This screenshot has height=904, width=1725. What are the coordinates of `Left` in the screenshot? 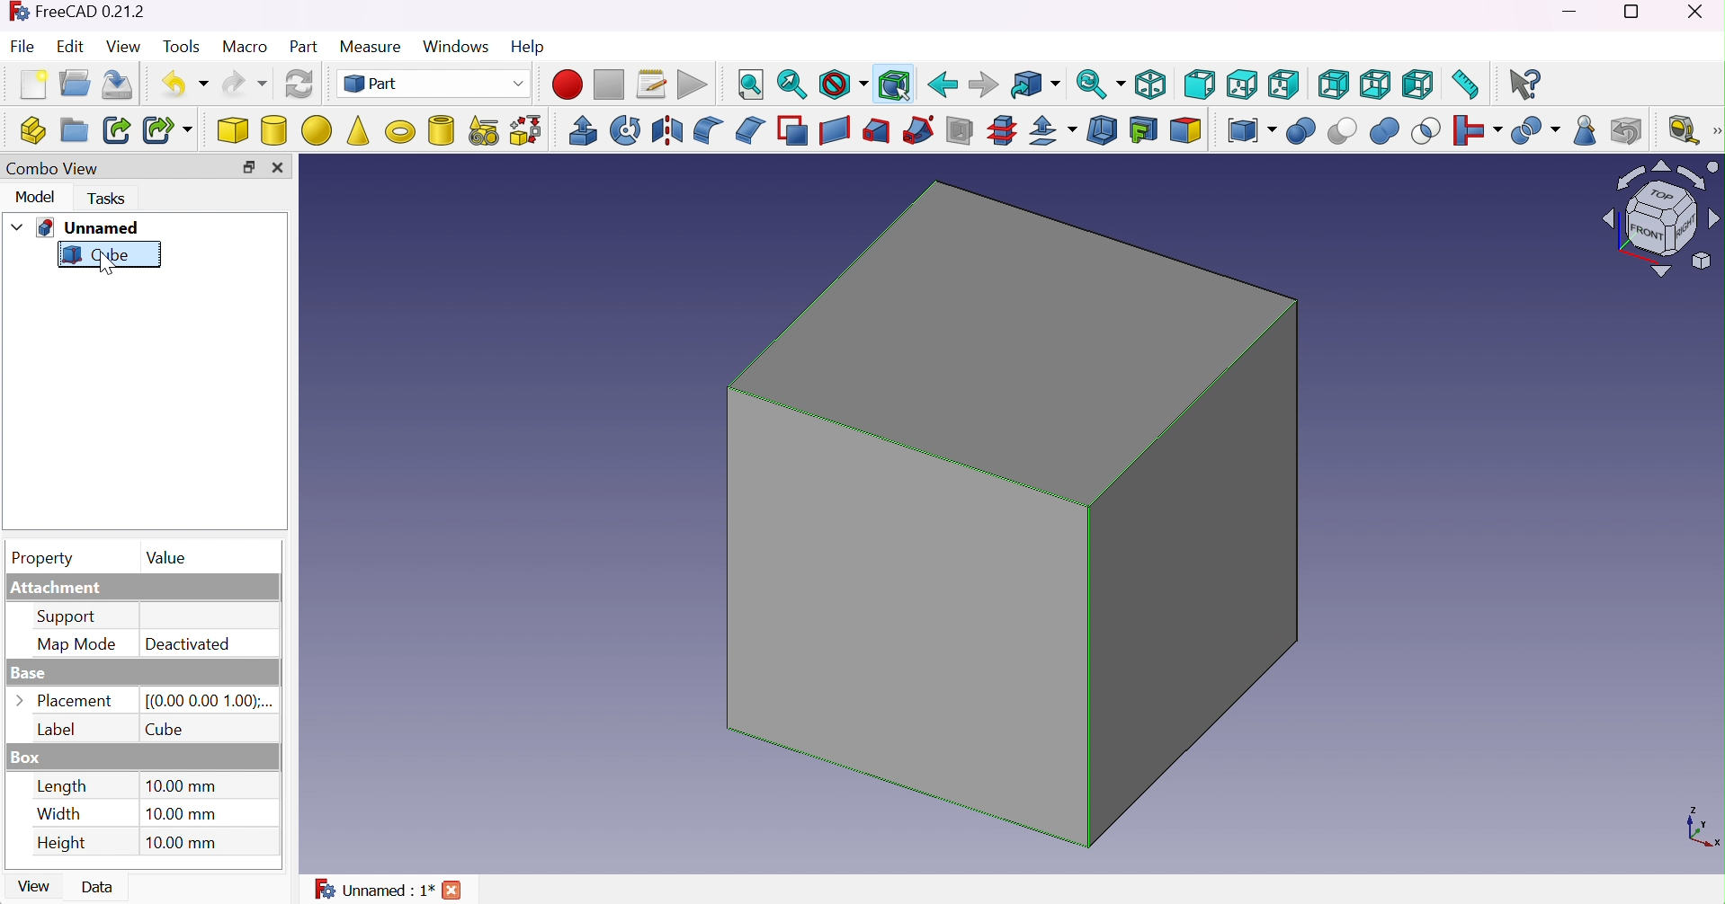 It's located at (1418, 85).